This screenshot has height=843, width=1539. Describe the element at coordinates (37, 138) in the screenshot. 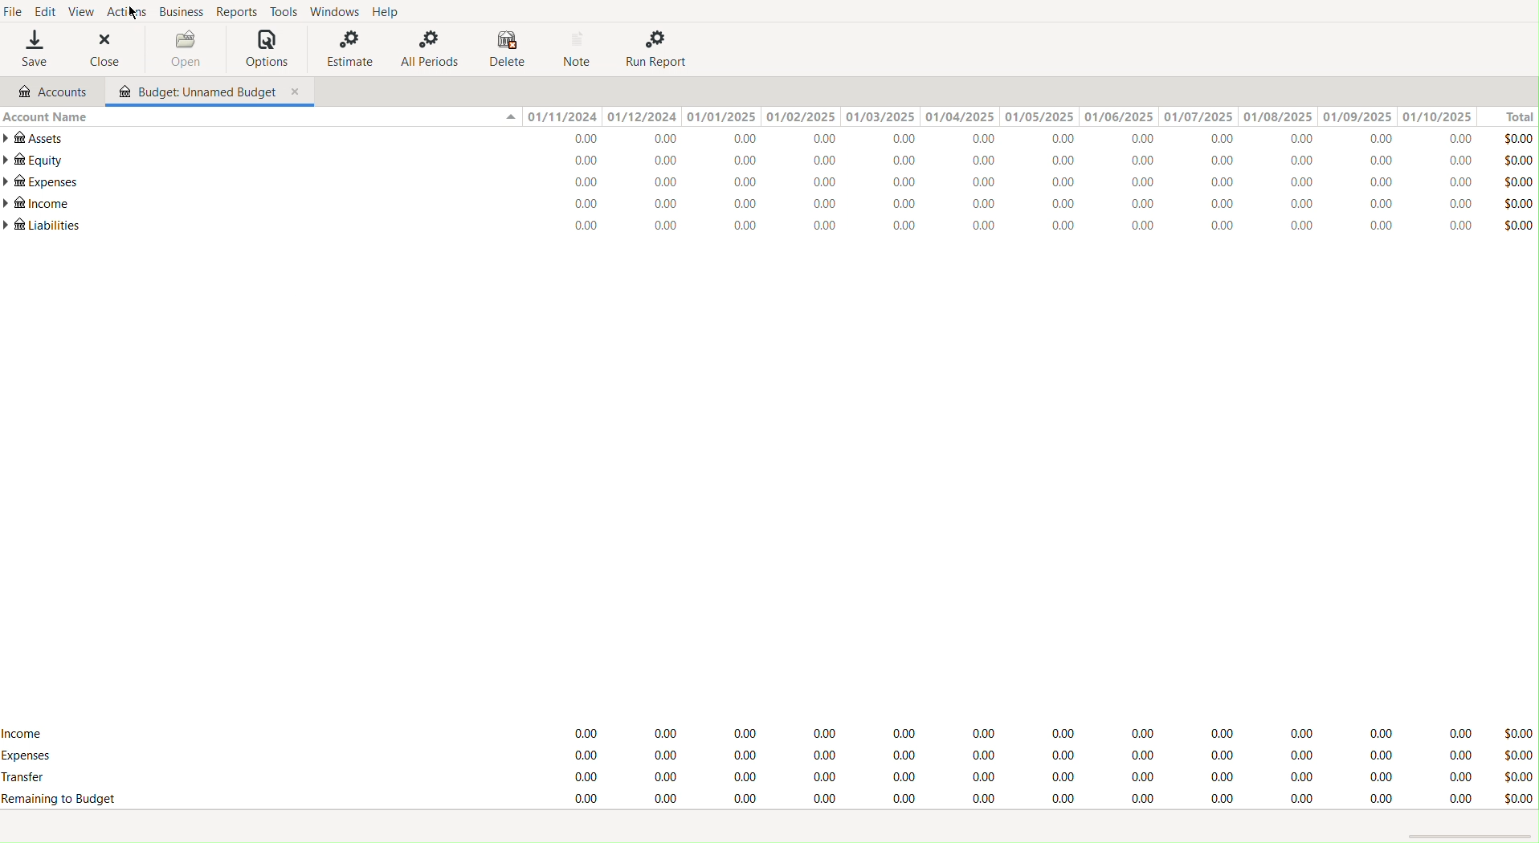

I see `Assets` at that location.